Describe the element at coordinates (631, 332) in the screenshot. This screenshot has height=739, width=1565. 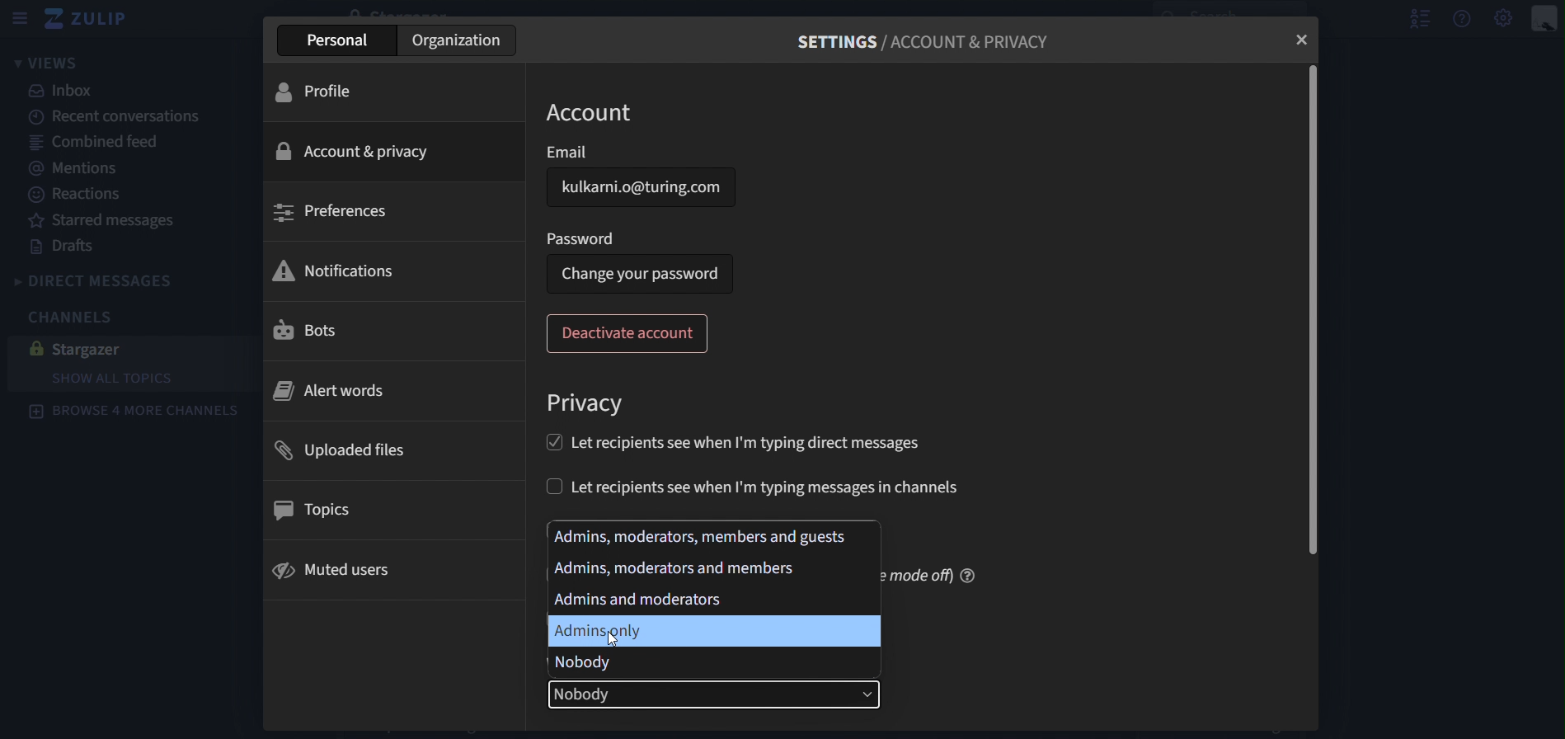
I see `deactivate account` at that location.